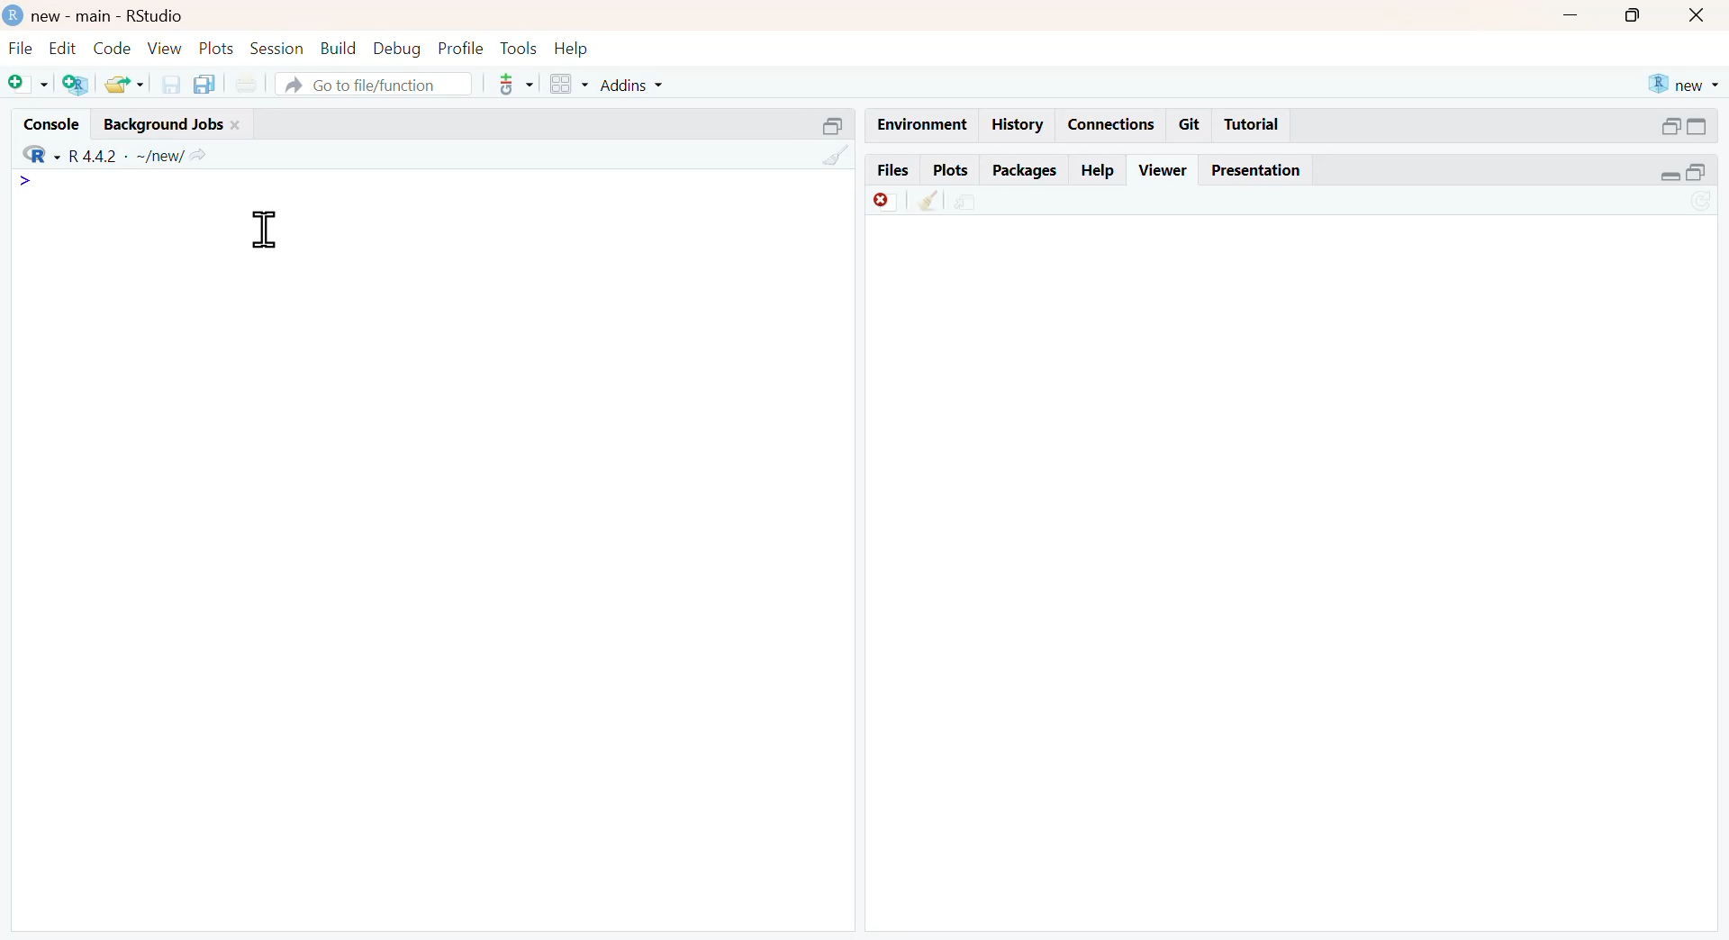  Describe the element at coordinates (51, 124) in the screenshot. I see `console` at that location.